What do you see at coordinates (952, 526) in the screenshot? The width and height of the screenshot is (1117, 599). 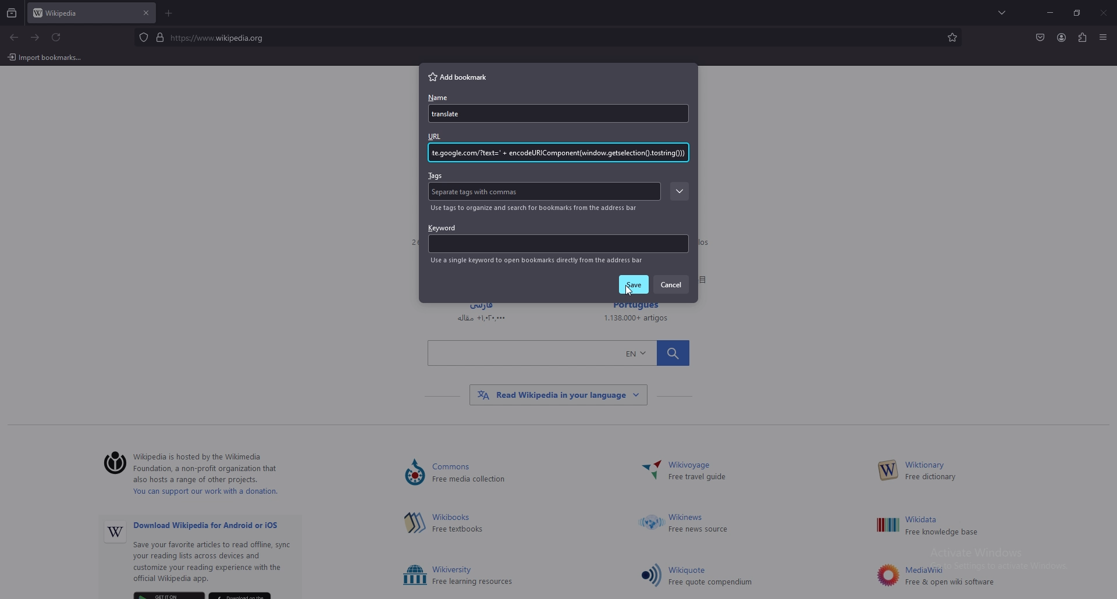 I see `` at bounding box center [952, 526].